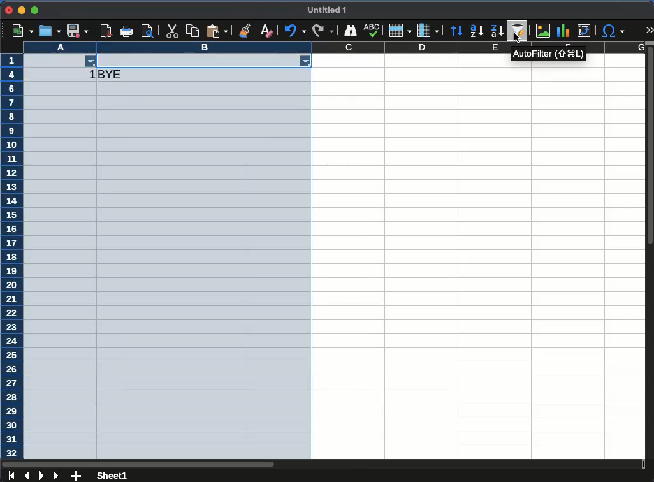 This screenshot has width=654, height=482. Describe the element at coordinates (36, 10) in the screenshot. I see `maximize` at that location.